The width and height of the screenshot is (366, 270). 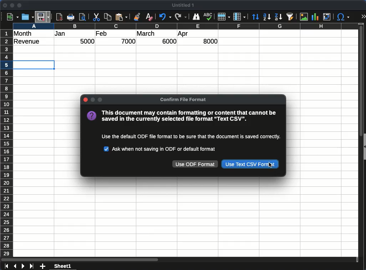 I want to click on pivot table, so click(x=326, y=17).